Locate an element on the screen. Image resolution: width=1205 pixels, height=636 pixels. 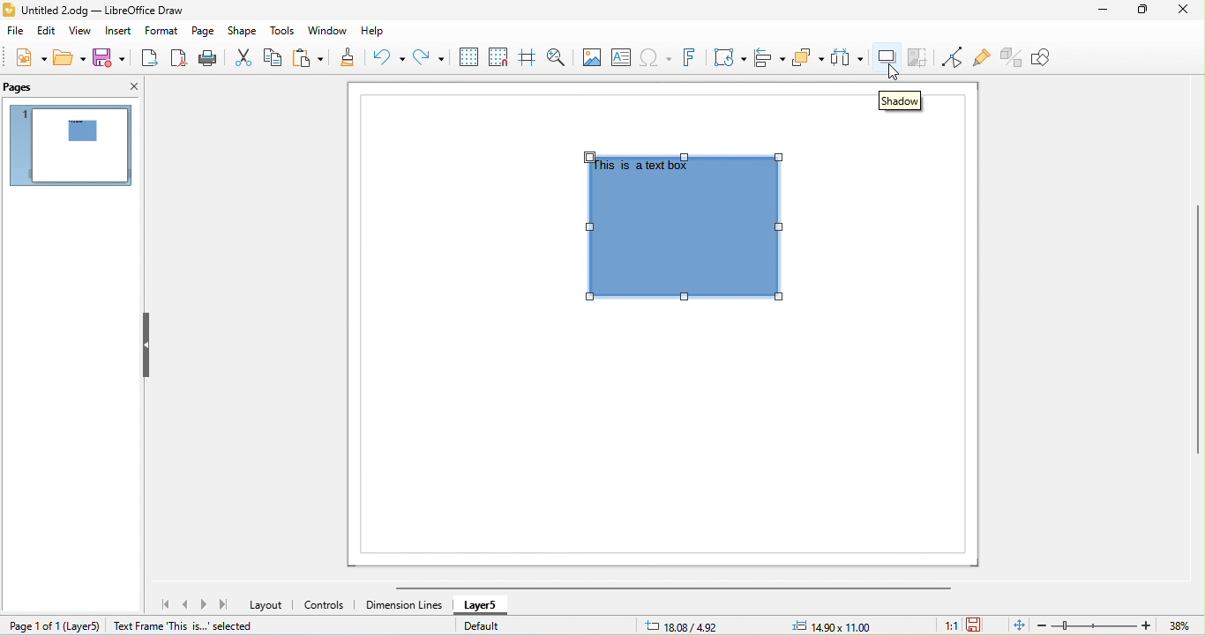
18.08/4.92 is located at coordinates (685, 625).